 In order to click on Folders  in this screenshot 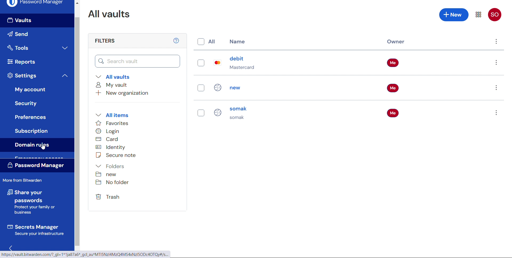, I will do `click(110, 166)`.